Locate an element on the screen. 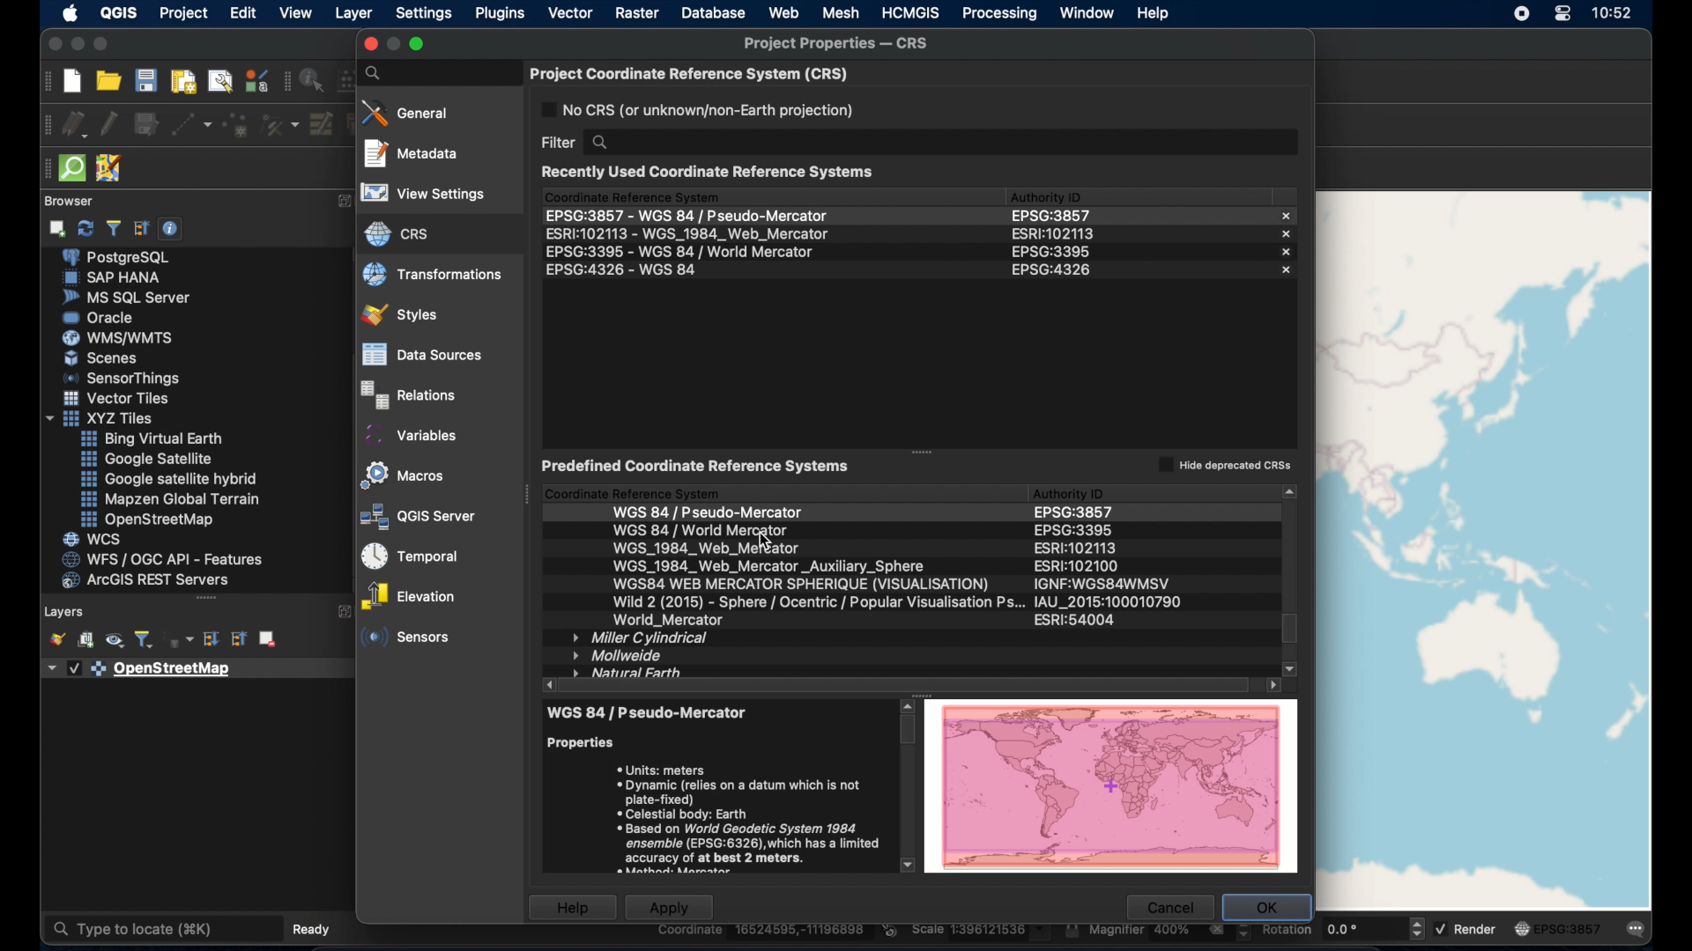  google satellite is located at coordinates (151, 461).